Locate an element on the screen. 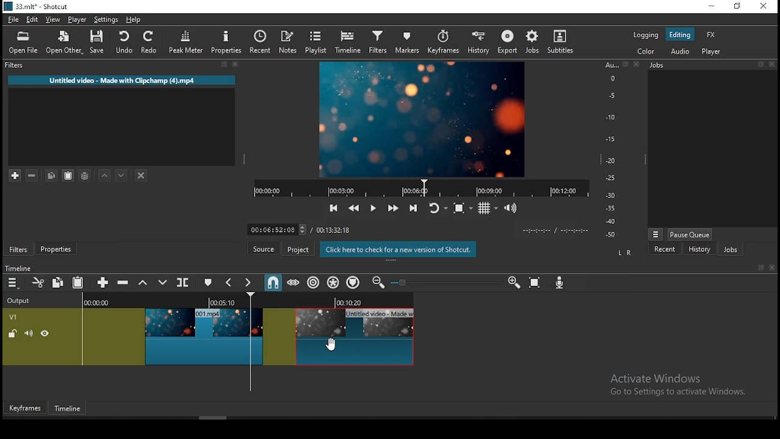 This screenshot has width=780, height=439. redo is located at coordinates (151, 44).